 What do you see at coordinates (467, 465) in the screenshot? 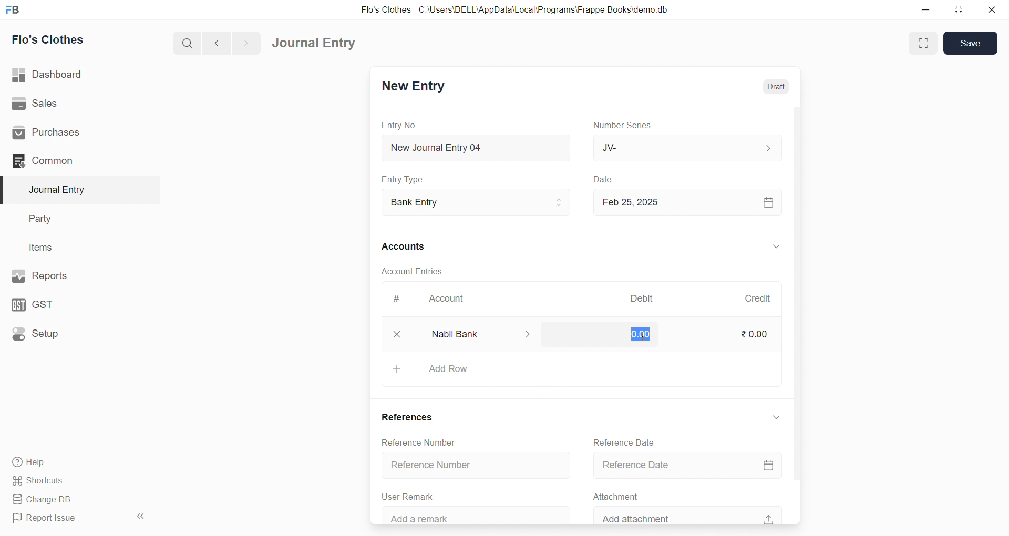
I see `Reference Number` at bounding box center [467, 465].